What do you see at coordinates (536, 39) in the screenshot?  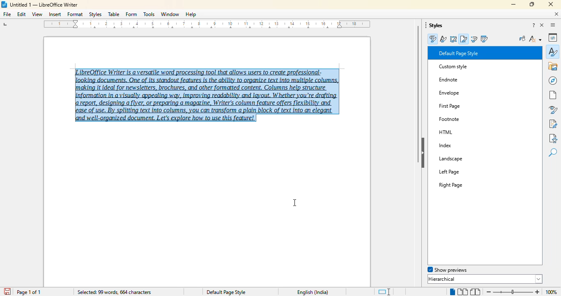 I see `styles action` at bounding box center [536, 39].